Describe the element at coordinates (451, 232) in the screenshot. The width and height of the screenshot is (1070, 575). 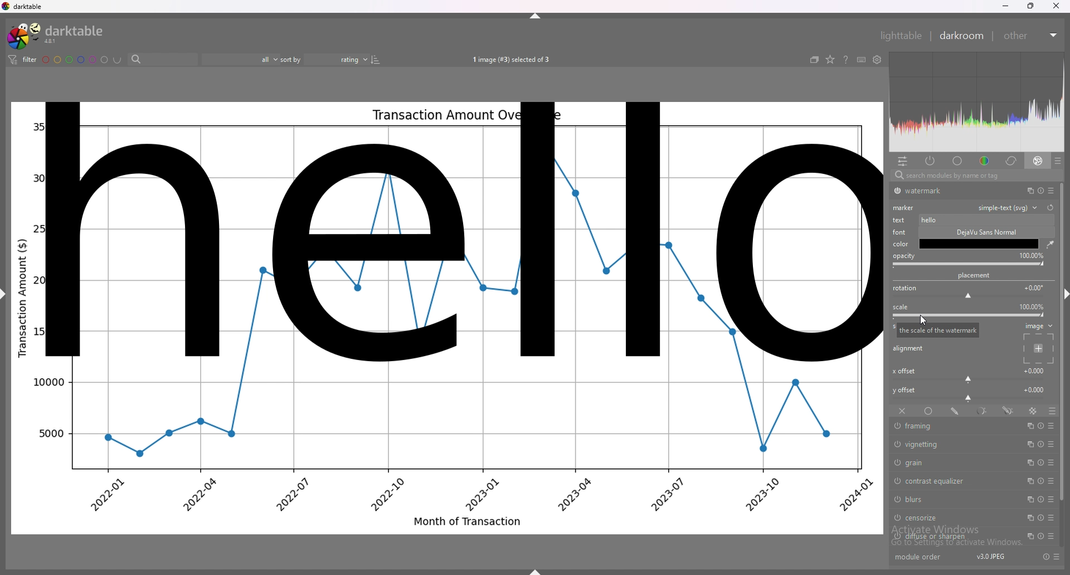
I see `watermarked text` at that location.